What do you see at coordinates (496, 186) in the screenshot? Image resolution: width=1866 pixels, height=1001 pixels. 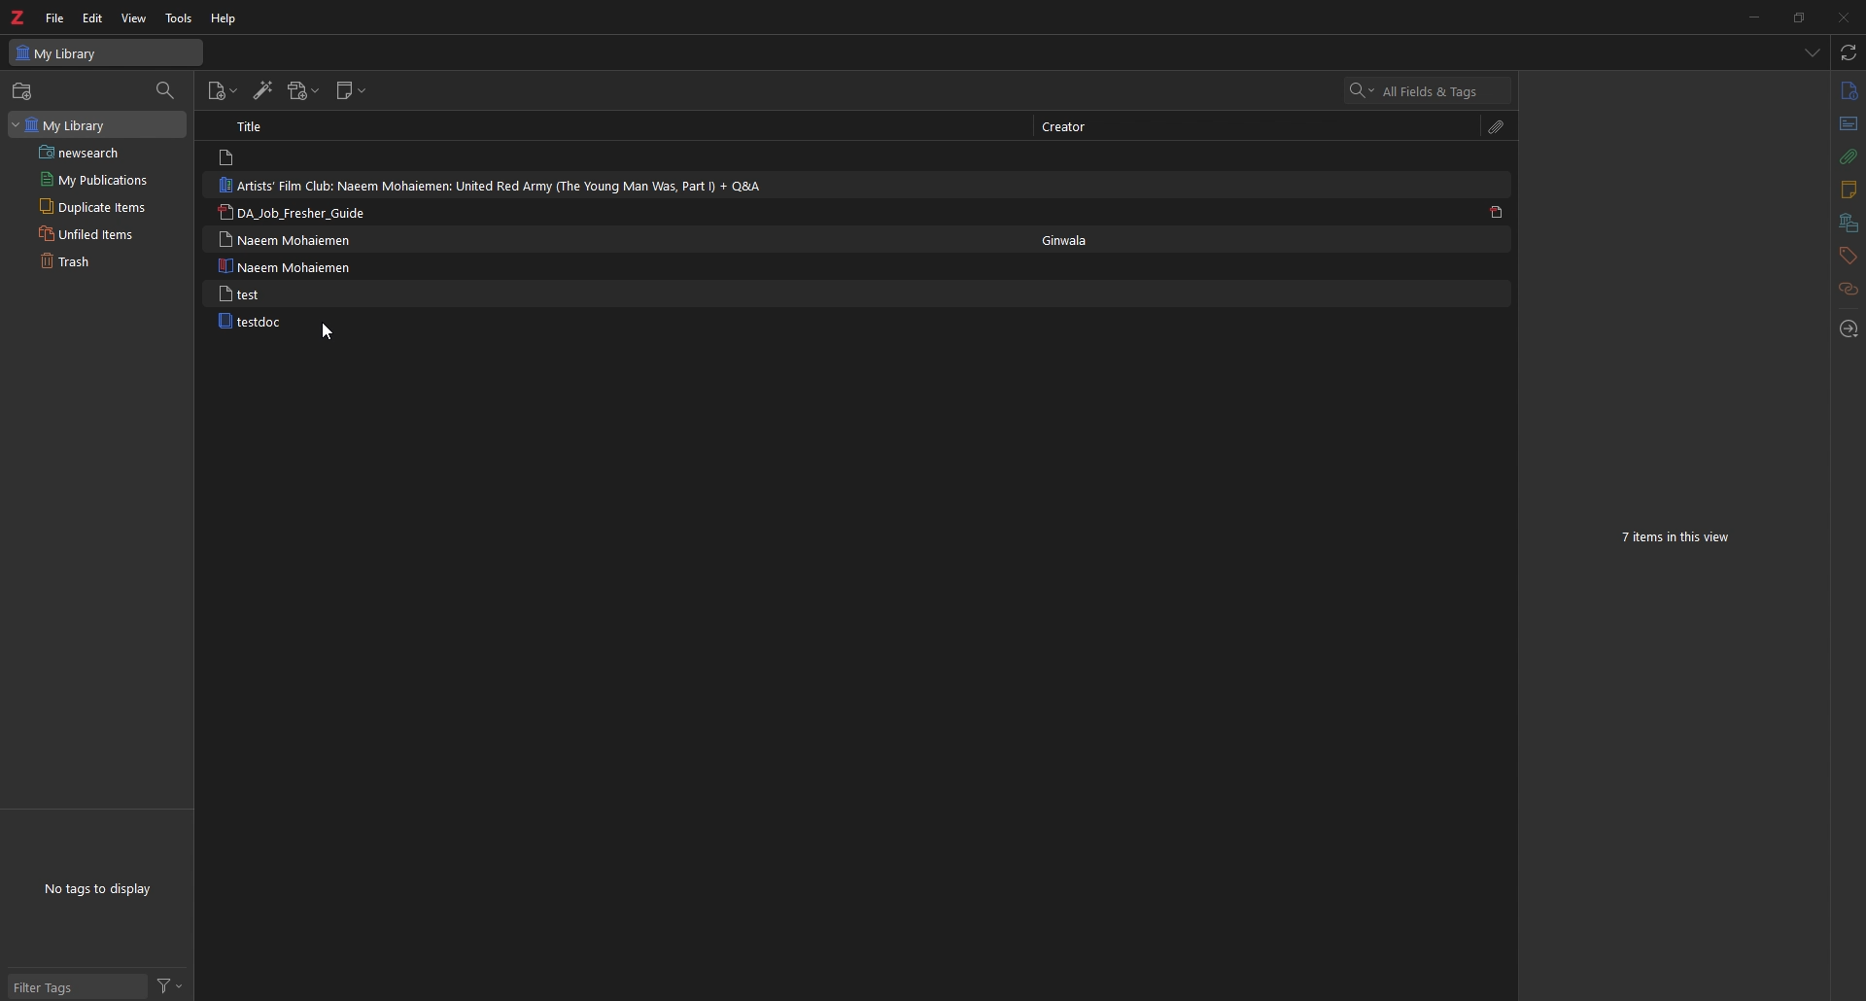 I see `Artists’ Film Club: Naeem Mohaiemen: United Red Army` at bounding box center [496, 186].